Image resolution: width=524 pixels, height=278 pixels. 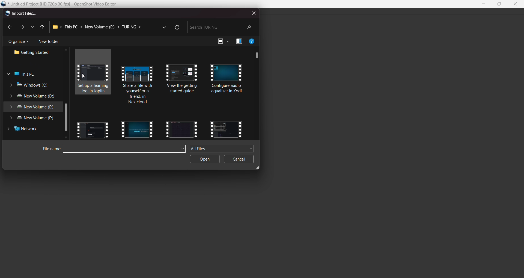 What do you see at coordinates (30, 85) in the screenshot?
I see `windows c` at bounding box center [30, 85].